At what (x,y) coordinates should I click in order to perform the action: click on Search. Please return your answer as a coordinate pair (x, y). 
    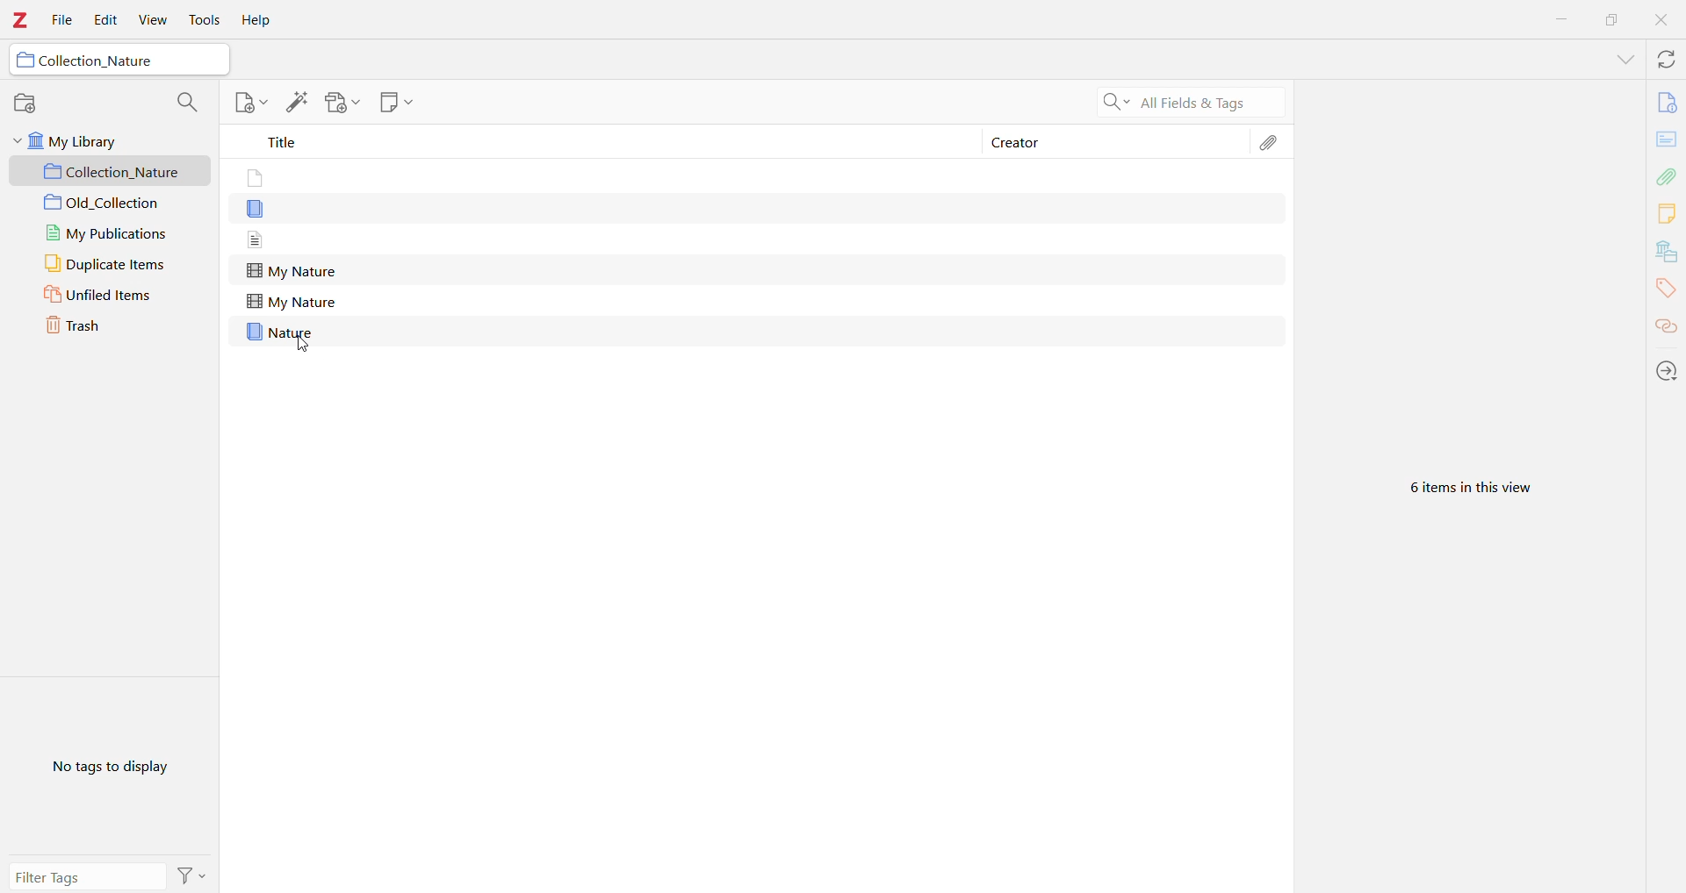
    Looking at the image, I should click on (184, 103).